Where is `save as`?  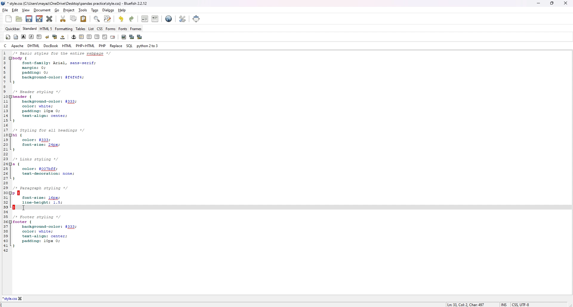 save as is located at coordinates (40, 19).